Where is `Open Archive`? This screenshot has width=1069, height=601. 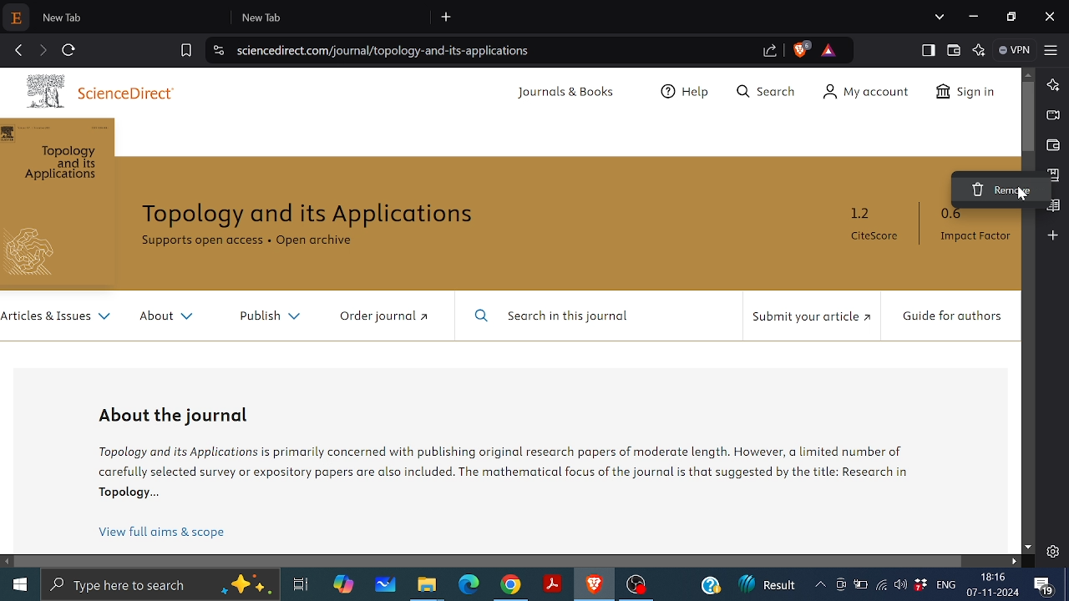
Open Archive is located at coordinates (322, 242).